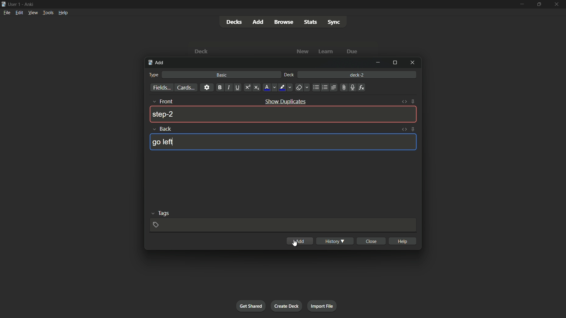 This screenshot has height=318, width=566. What do you see at coordinates (163, 142) in the screenshot?
I see `go left` at bounding box center [163, 142].